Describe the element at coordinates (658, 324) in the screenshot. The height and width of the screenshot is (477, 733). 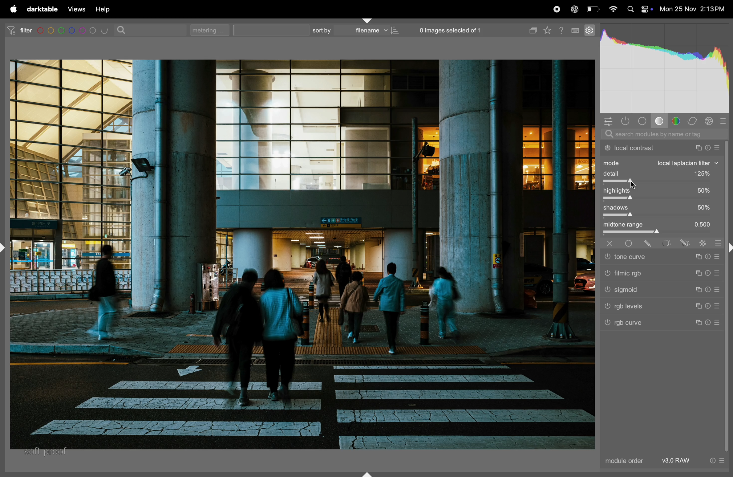
I see `rgb curve` at that location.